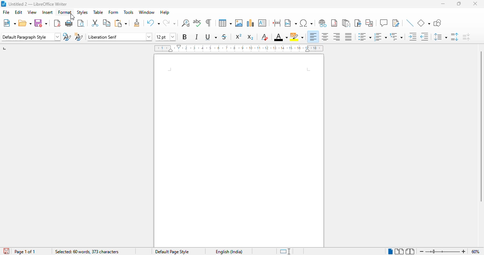 This screenshot has width=484, height=255. What do you see at coordinates (440, 37) in the screenshot?
I see `set line spacing` at bounding box center [440, 37].